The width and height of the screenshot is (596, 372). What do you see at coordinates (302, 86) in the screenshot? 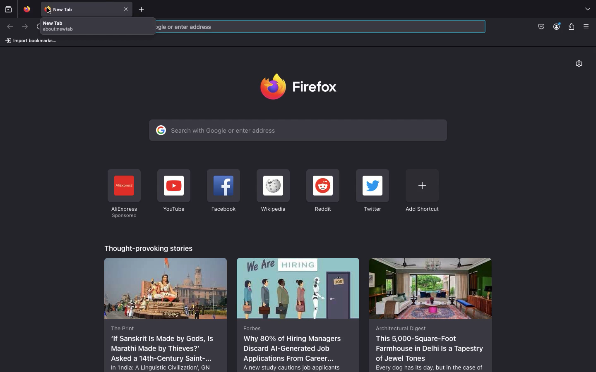
I see `Firefox logo` at bounding box center [302, 86].